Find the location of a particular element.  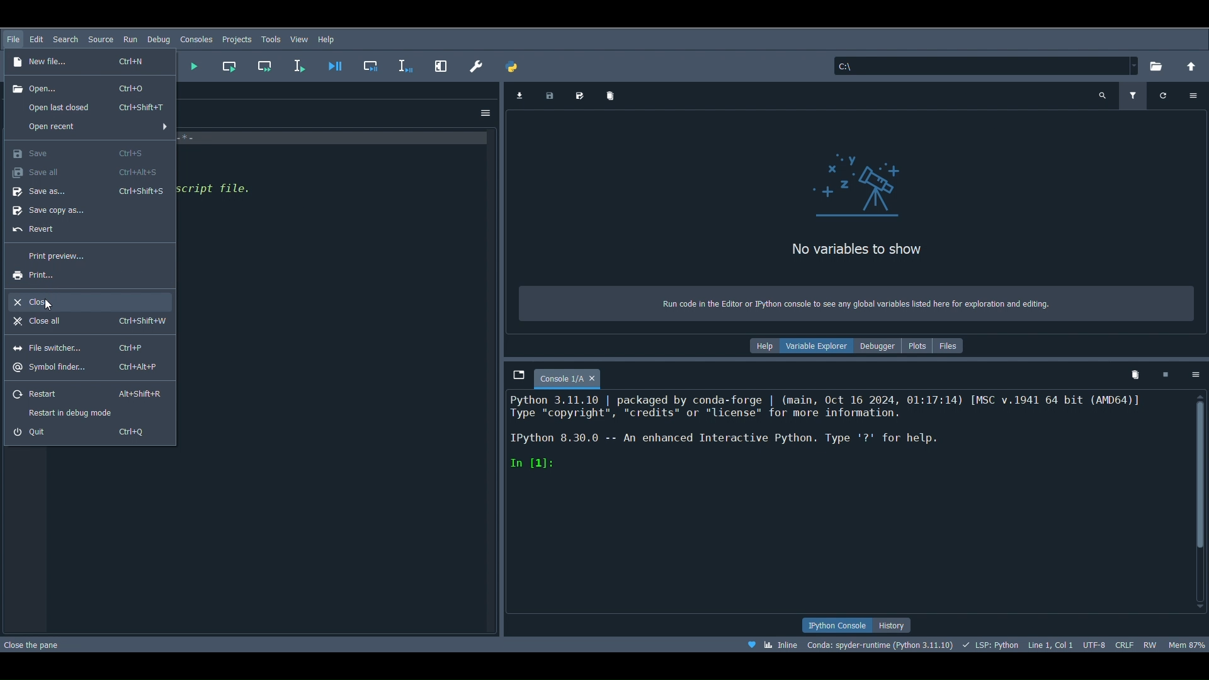

Reset is located at coordinates (41, 230).